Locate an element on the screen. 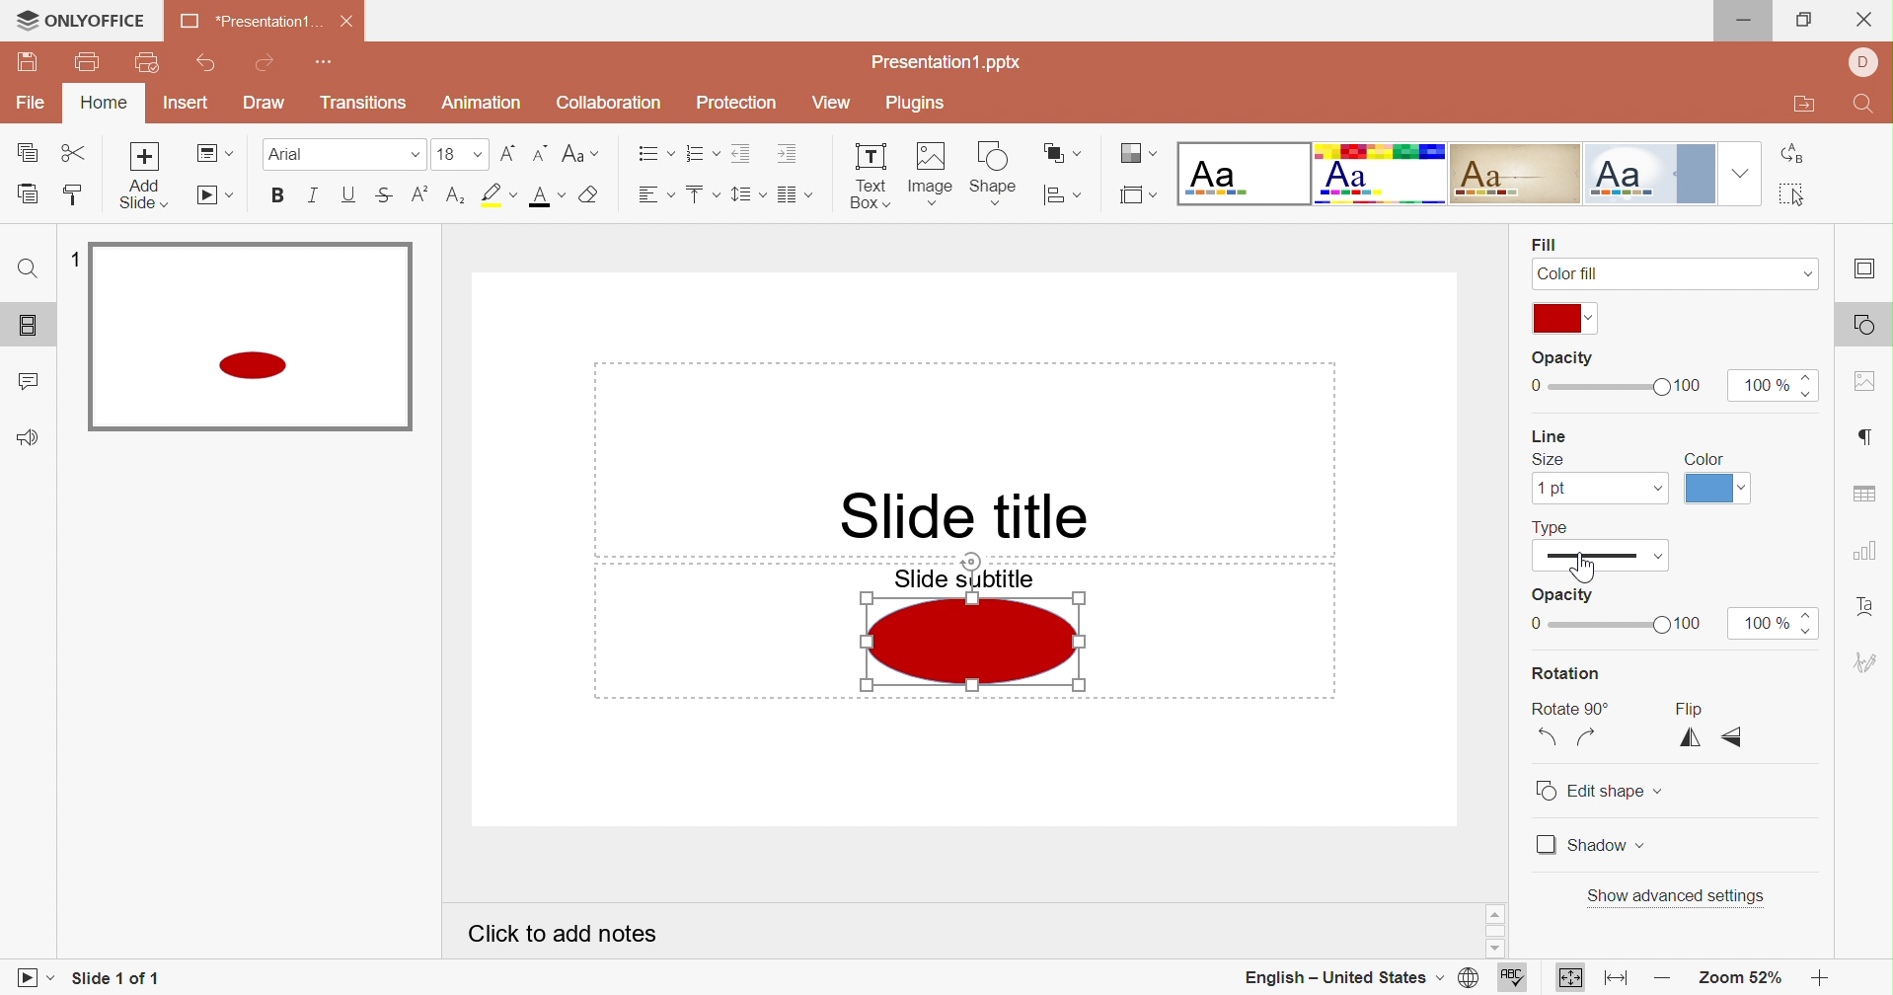 The width and height of the screenshot is (1893, 995). Classic is located at coordinates (1516, 174).